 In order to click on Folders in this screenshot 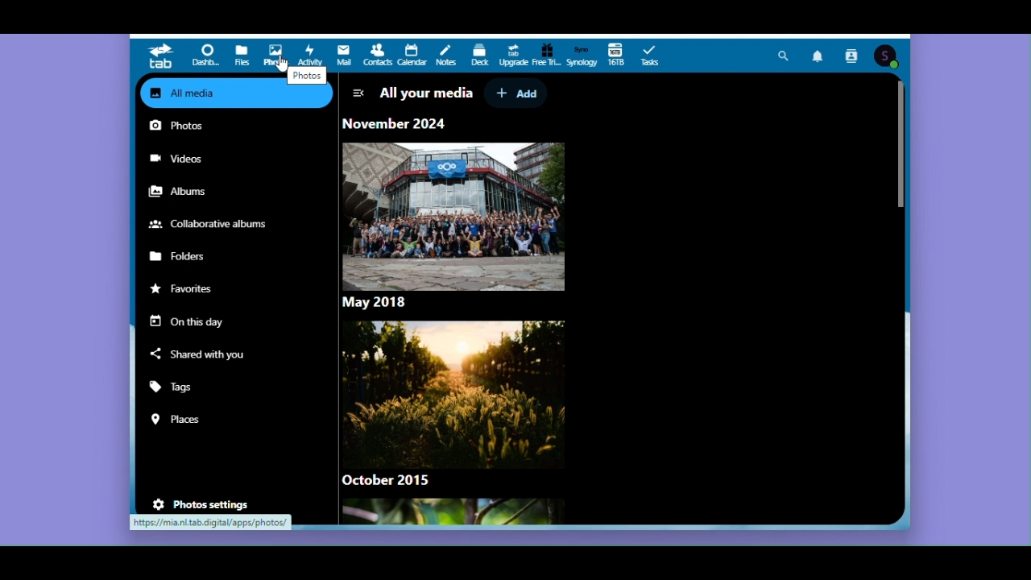, I will do `click(184, 257)`.